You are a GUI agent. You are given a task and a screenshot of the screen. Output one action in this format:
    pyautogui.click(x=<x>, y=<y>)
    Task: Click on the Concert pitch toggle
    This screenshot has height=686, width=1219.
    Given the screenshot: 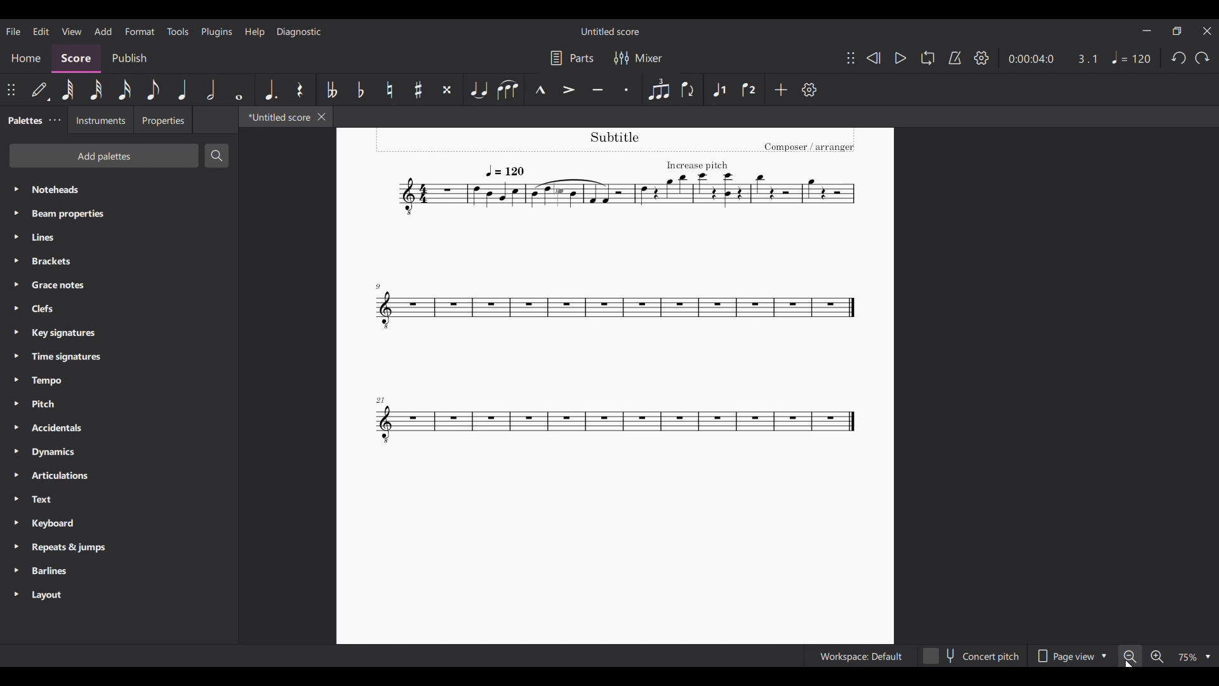 What is the action you would take?
    pyautogui.click(x=973, y=656)
    